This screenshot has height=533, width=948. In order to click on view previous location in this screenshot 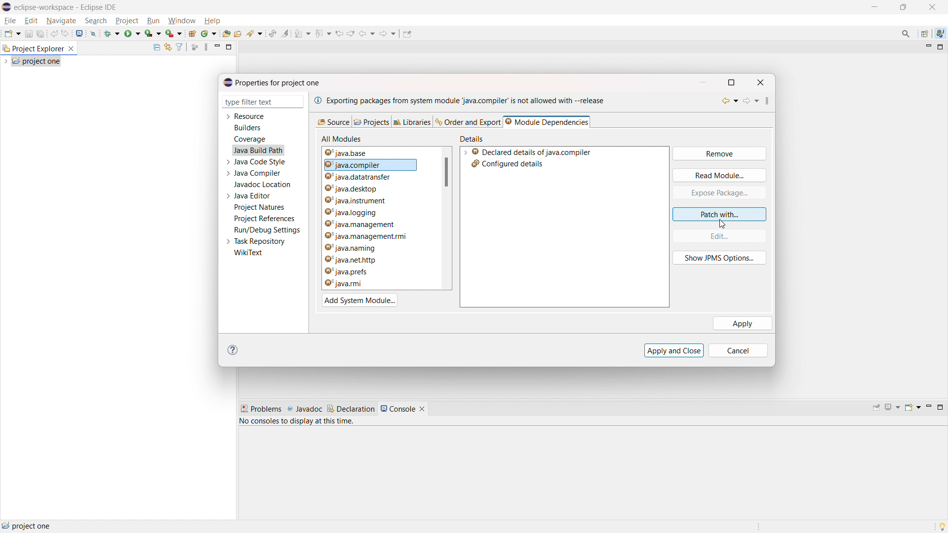, I will do `click(339, 33)`.